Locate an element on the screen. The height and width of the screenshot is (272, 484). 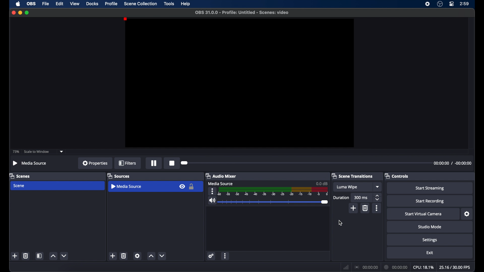
more options is located at coordinates (212, 191).